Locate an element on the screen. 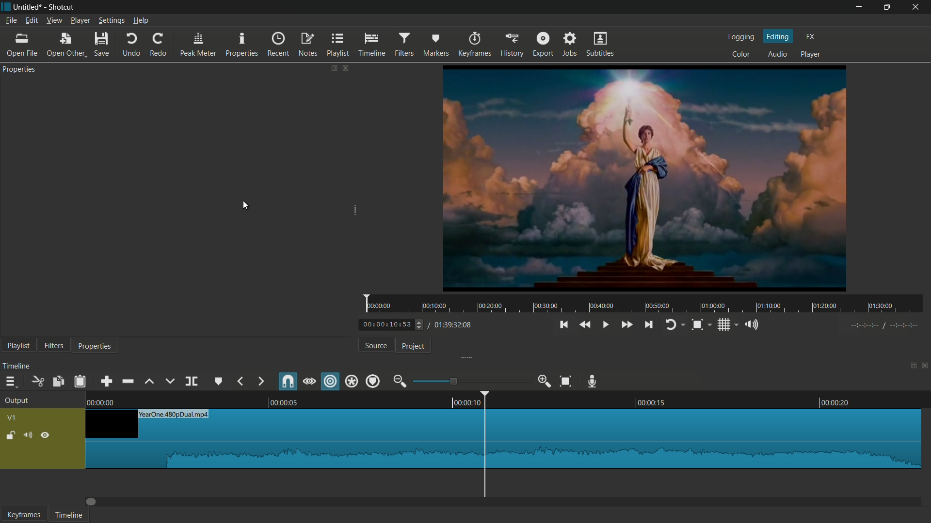  skip to the previous point is located at coordinates (563, 324).